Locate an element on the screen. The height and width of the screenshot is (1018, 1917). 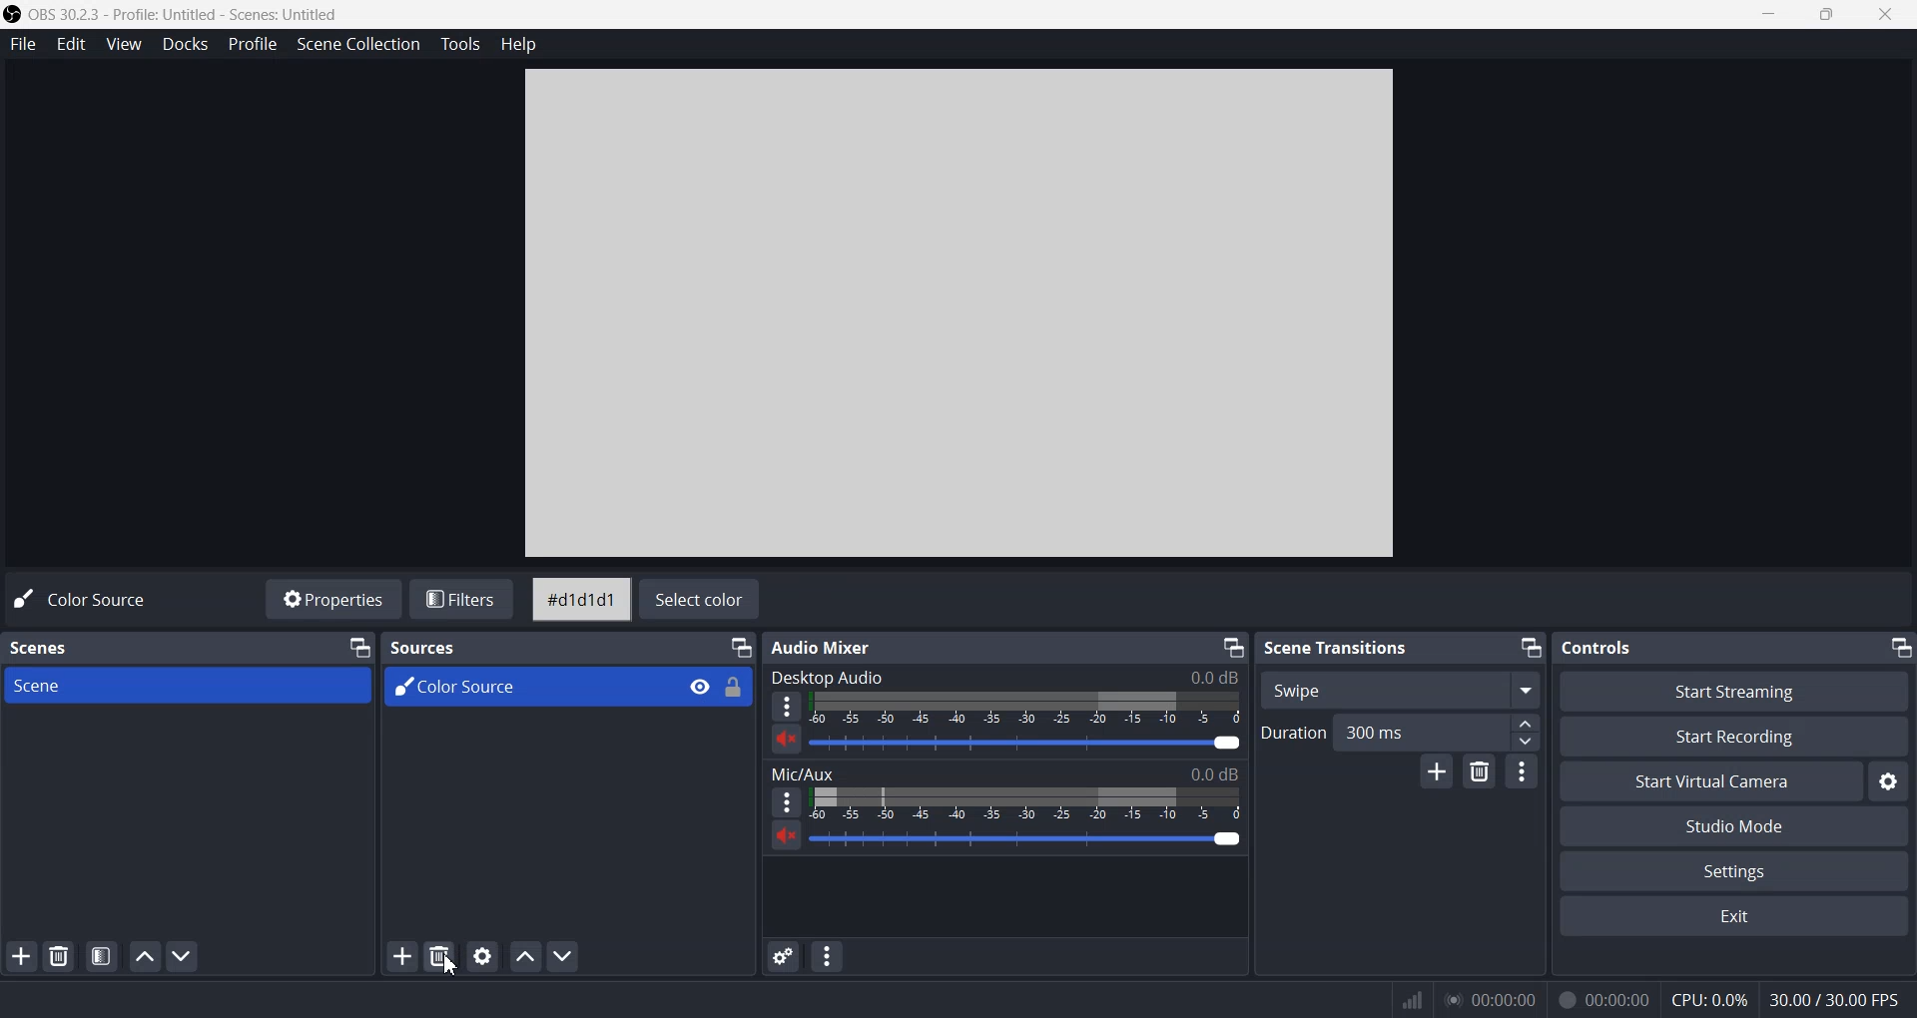
Help is located at coordinates (517, 45).